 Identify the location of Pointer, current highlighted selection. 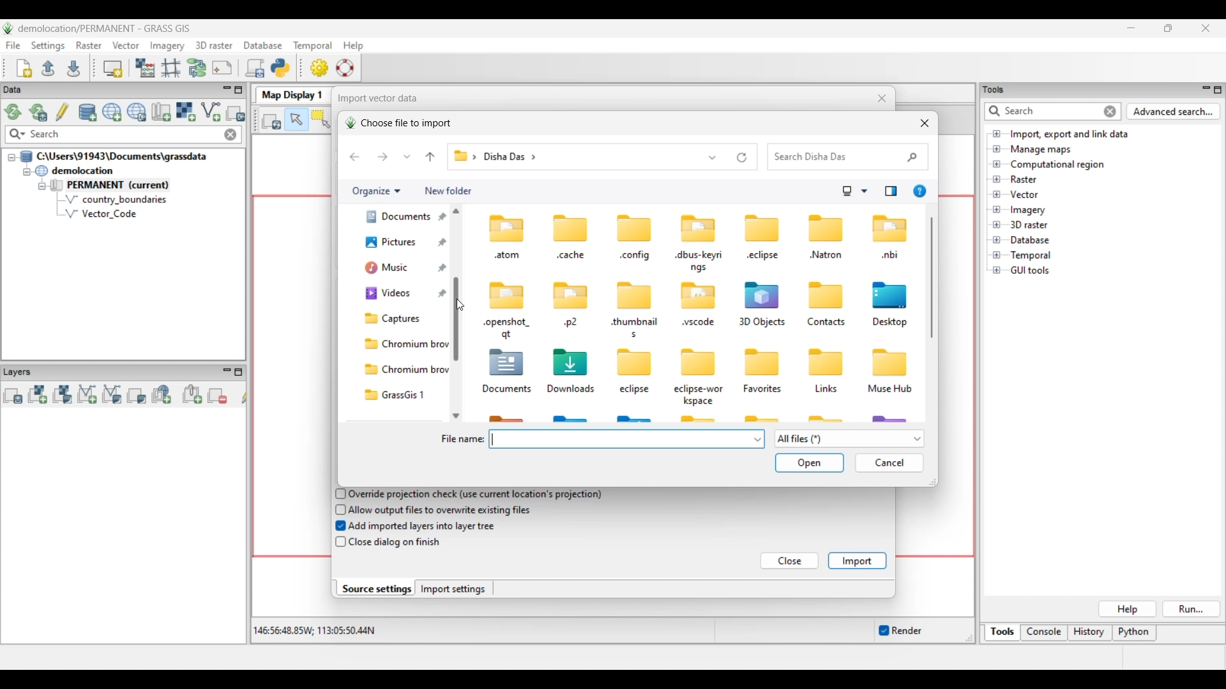
(296, 120).